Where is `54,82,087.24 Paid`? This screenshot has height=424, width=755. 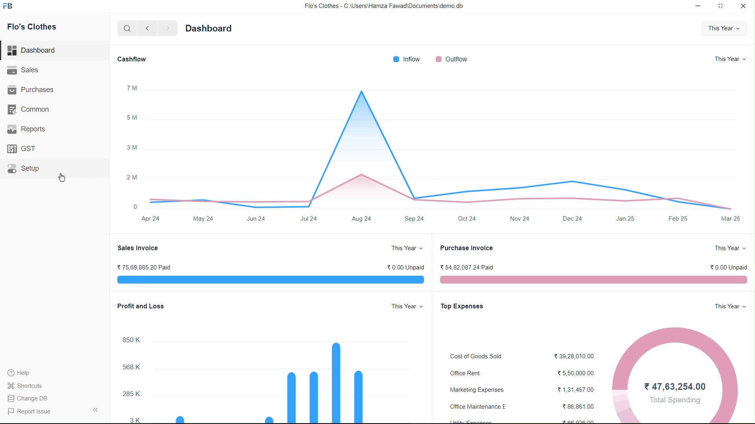
54,82,087.24 Paid is located at coordinates (464, 267).